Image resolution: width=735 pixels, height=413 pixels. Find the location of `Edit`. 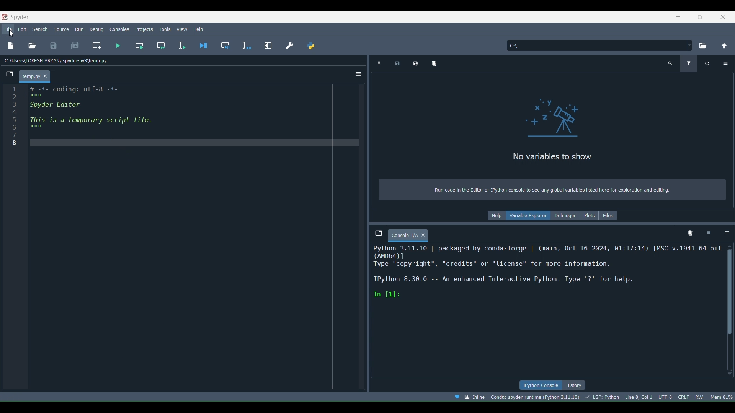

Edit is located at coordinates (23, 29).